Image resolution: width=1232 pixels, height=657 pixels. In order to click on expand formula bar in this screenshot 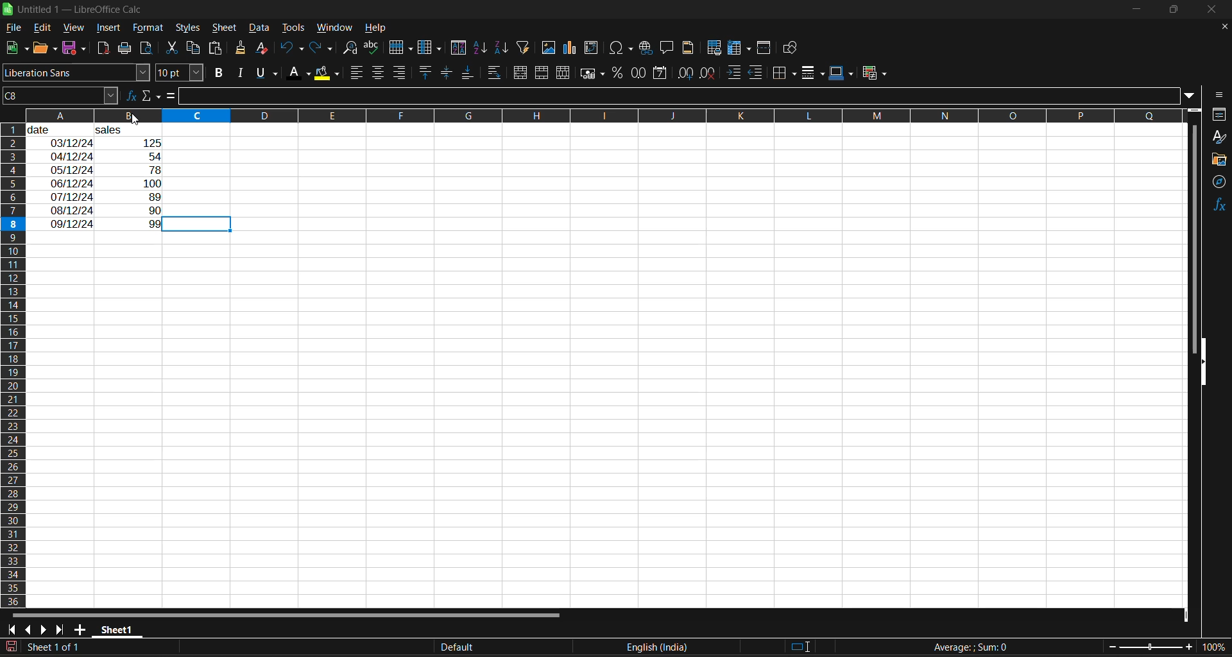, I will do `click(1194, 97)`.